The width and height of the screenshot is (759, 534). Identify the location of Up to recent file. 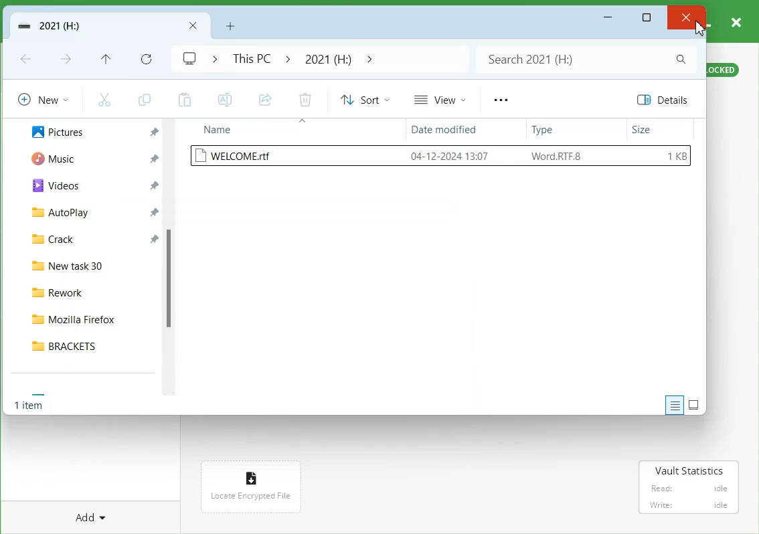
(105, 59).